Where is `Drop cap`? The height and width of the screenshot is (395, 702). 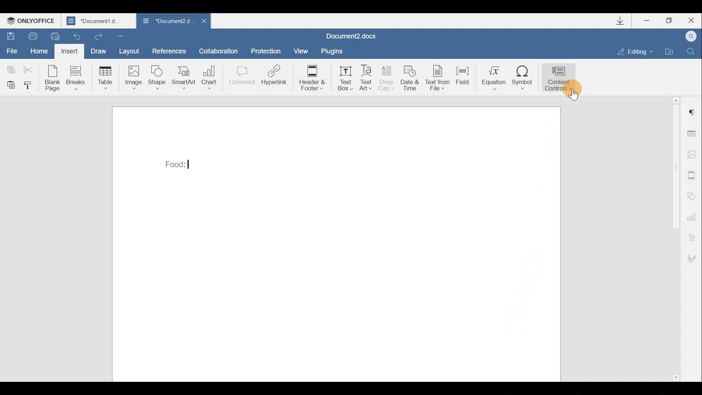 Drop cap is located at coordinates (387, 79).